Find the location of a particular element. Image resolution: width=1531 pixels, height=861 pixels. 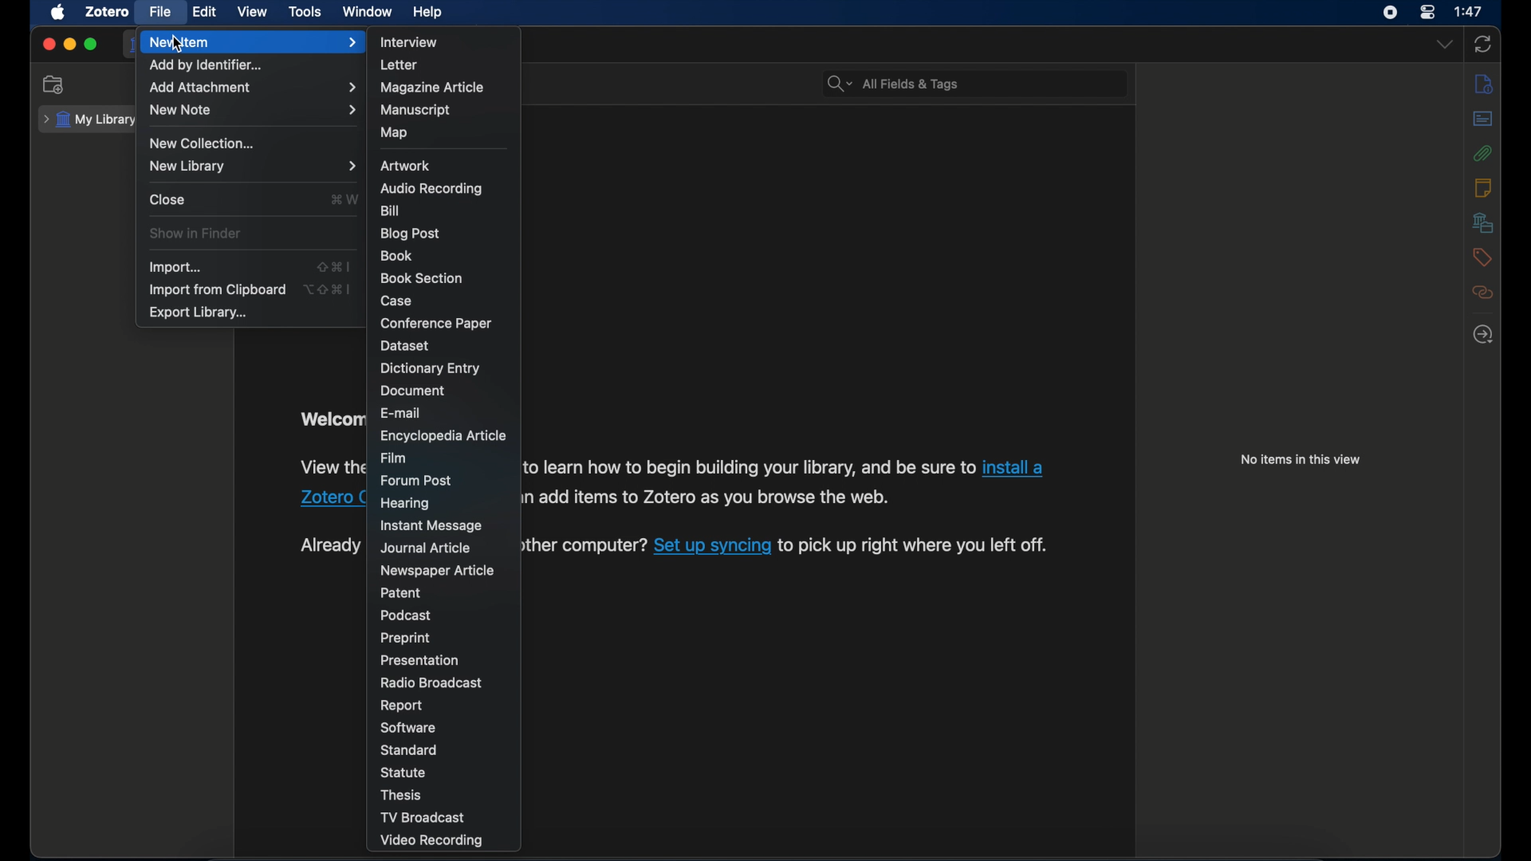

new collection is located at coordinates (205, 143).